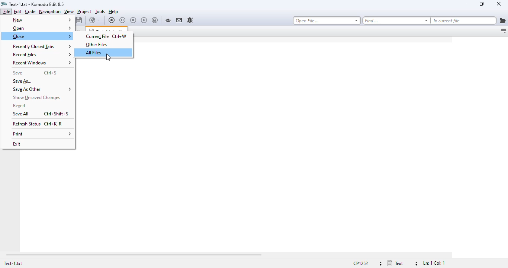  I want to click on close, so click(42, 36).